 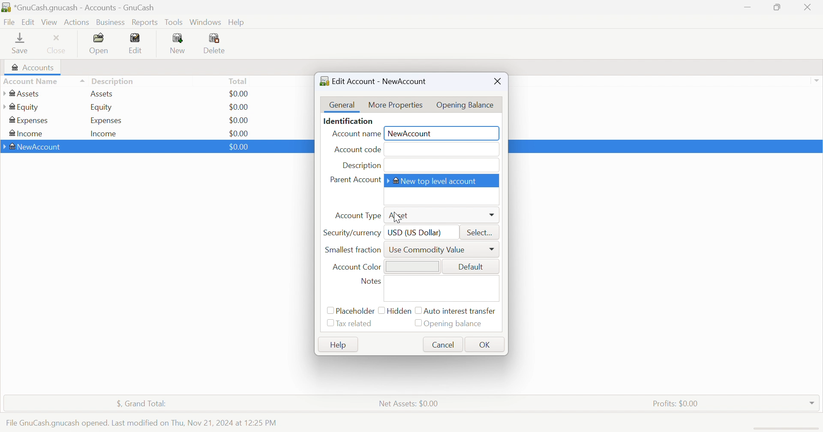 I want to click on Placeholder, so click(x=354, y=311).